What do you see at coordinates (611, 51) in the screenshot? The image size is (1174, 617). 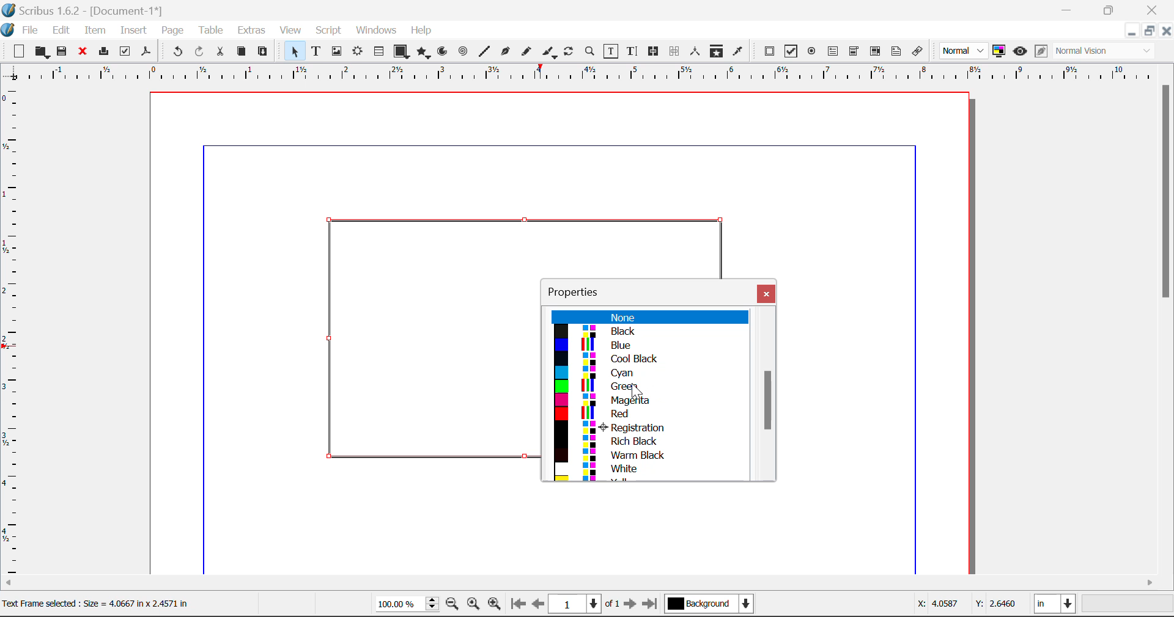 I see `Edit Contents of Frame` at bounding box center [611, 51].